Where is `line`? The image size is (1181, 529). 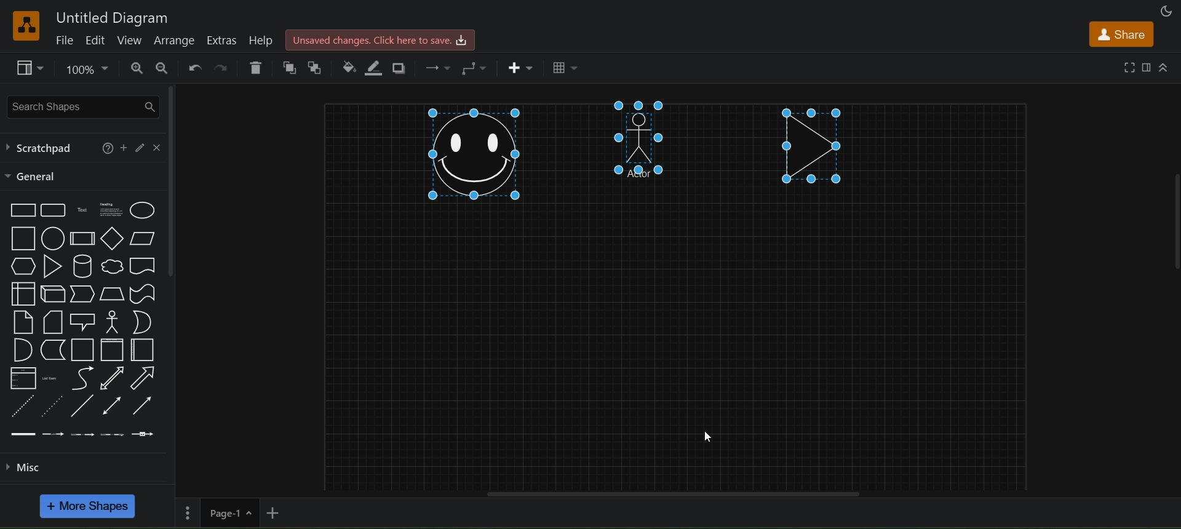
line is located at coordinates (83, 406).